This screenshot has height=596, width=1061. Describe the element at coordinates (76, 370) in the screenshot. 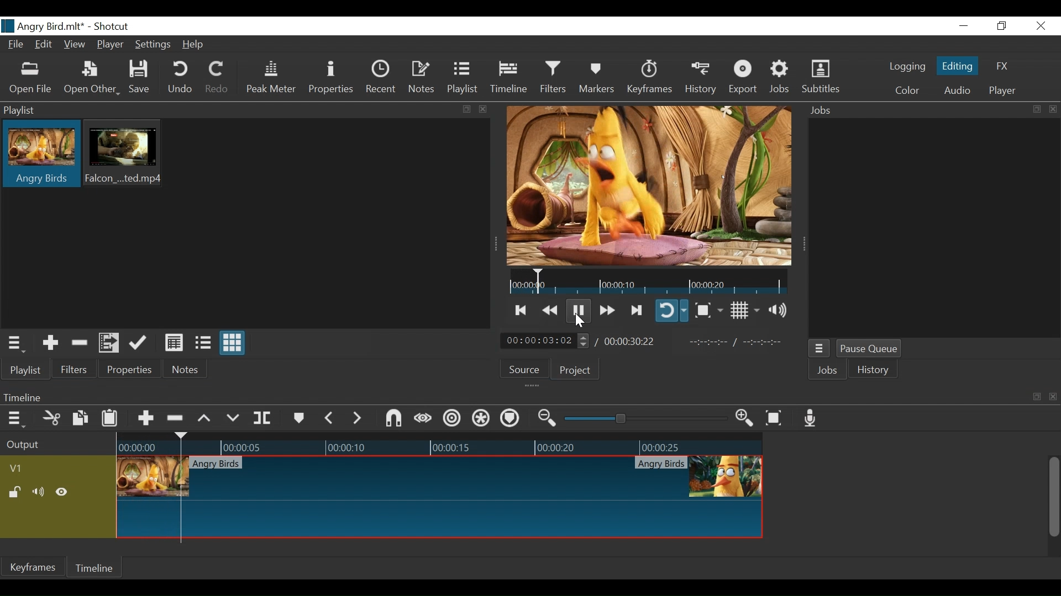

I see `Filters` at that location.